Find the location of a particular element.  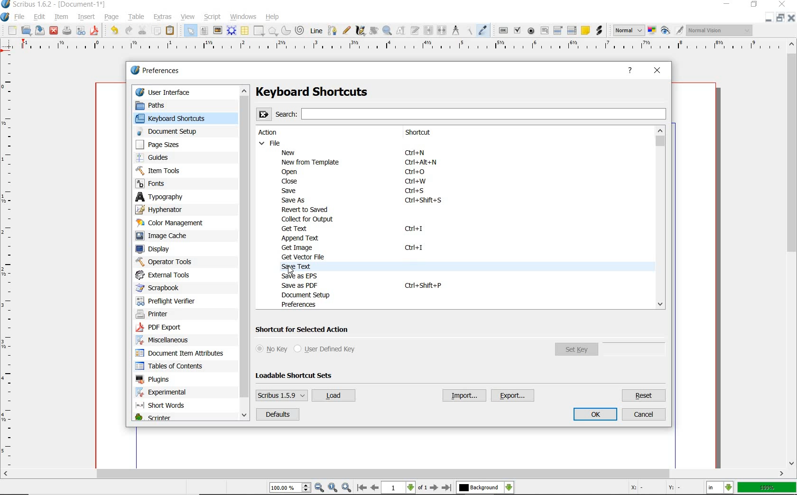

insert is located at coordinates (86, 17).